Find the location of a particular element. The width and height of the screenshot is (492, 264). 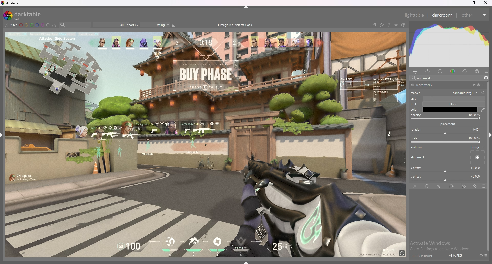

reset is located at coordinates (478, 85).